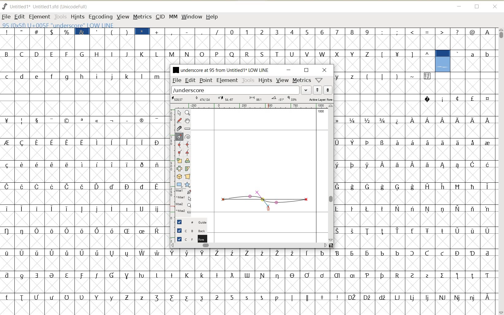 The width and height of the screenshot is (504, 315). I want to click on CLOSE, so click(325, 70).